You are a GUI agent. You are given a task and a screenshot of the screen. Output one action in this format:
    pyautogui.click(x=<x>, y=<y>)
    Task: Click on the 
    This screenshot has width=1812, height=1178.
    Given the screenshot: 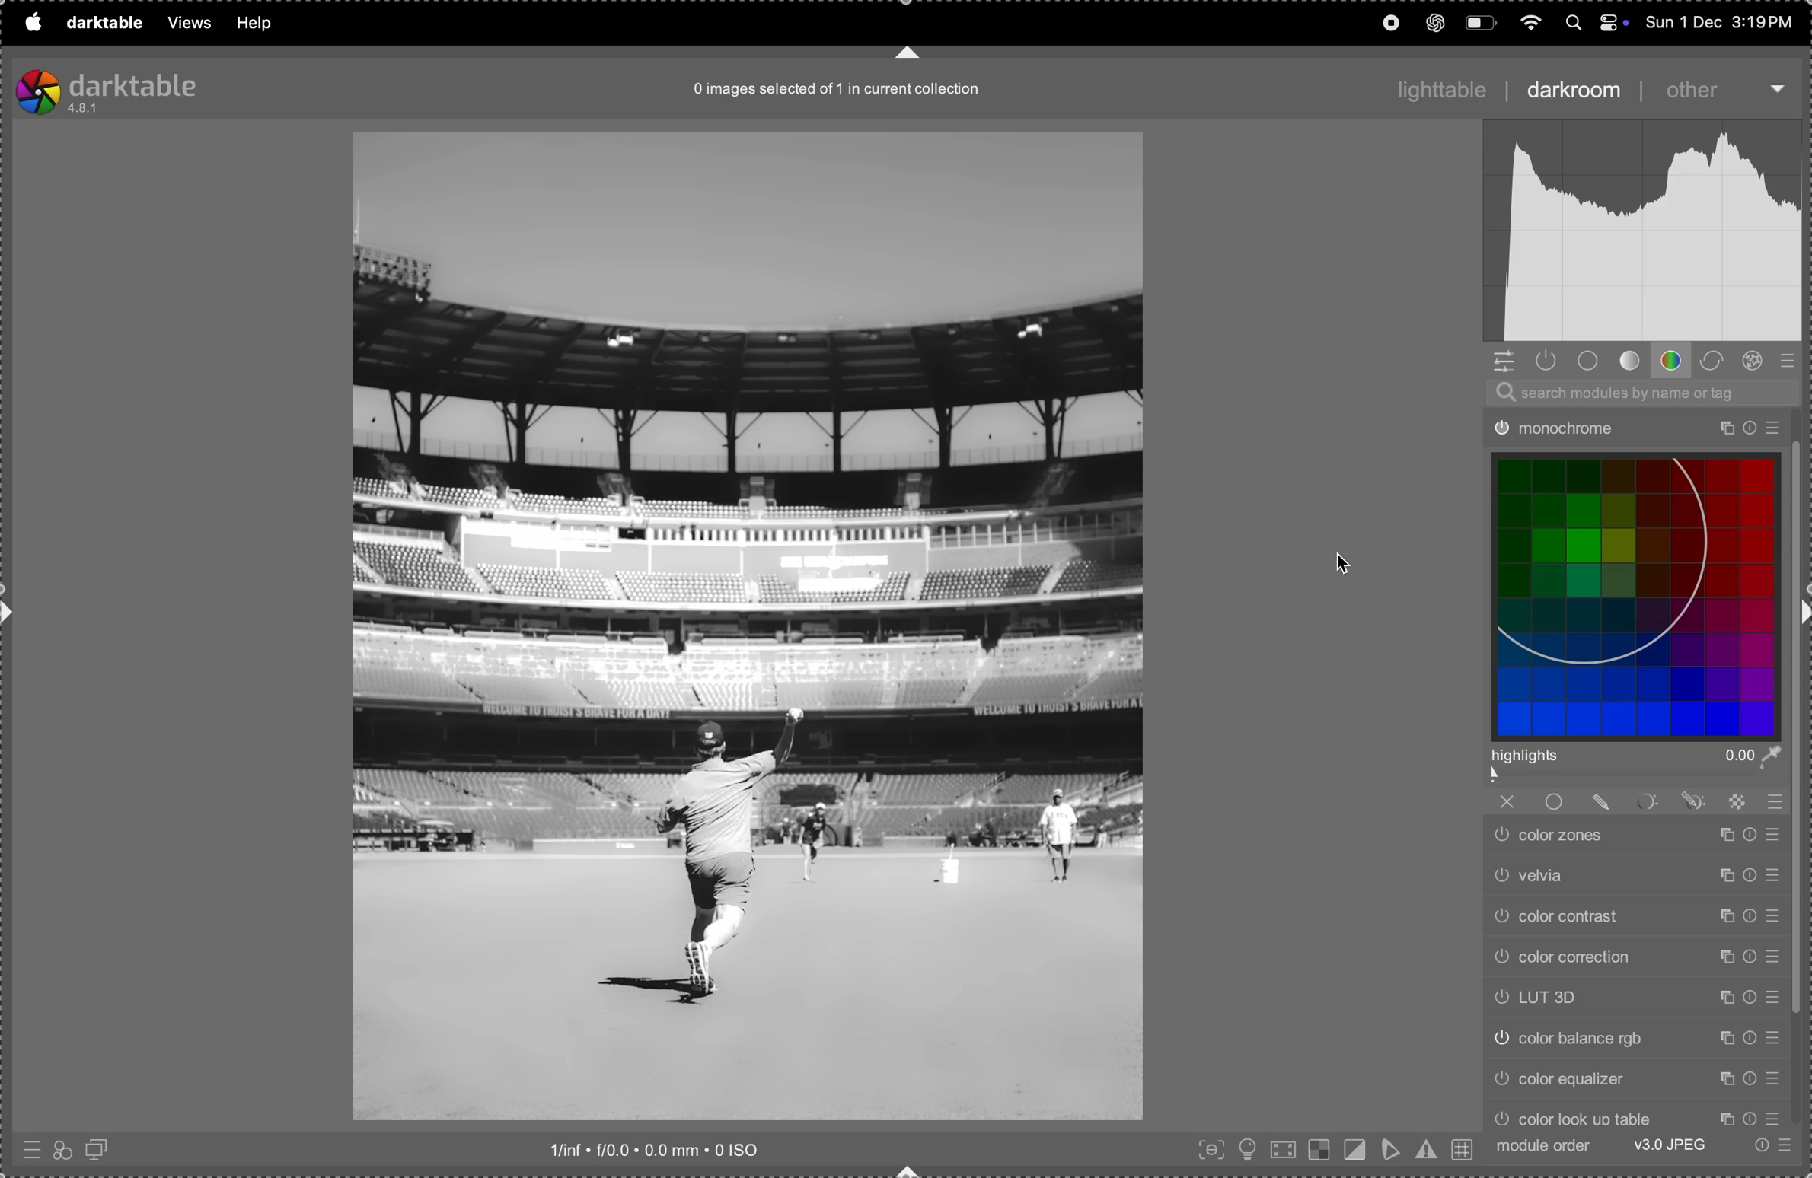 What is the action you would take?
    pyautogui.click(x=1644, y=423)
    